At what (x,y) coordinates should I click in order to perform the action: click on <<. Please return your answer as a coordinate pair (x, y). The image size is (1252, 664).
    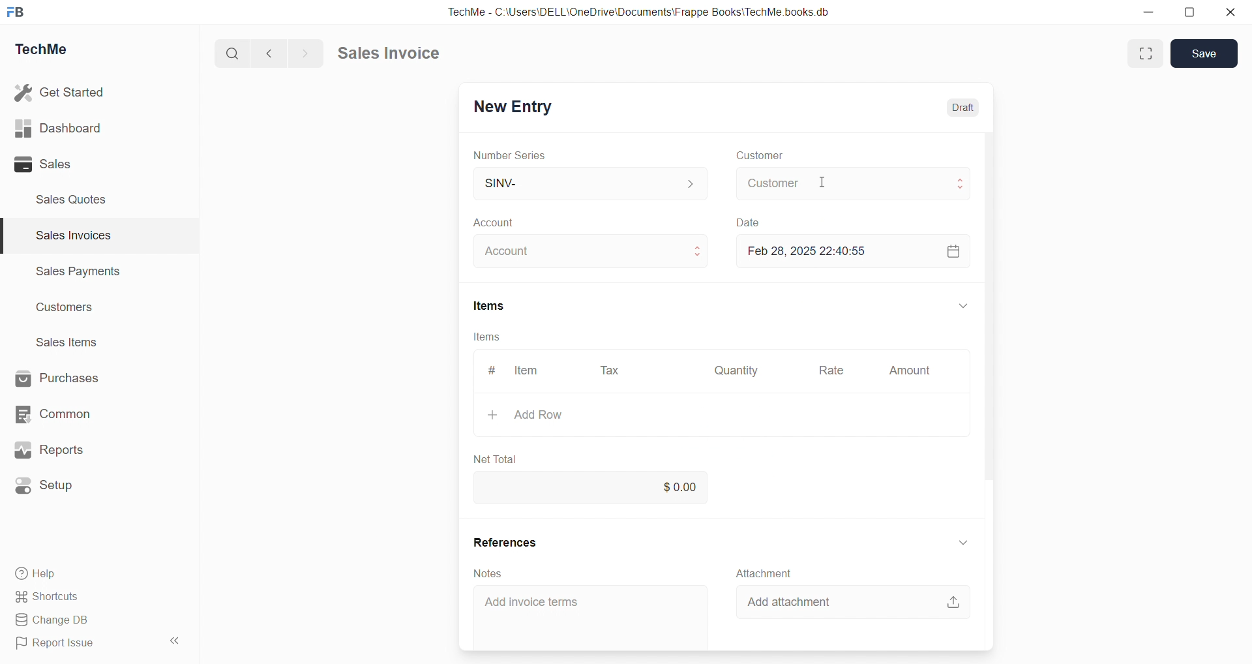
    Looking at the image, I should click on (173, 641).